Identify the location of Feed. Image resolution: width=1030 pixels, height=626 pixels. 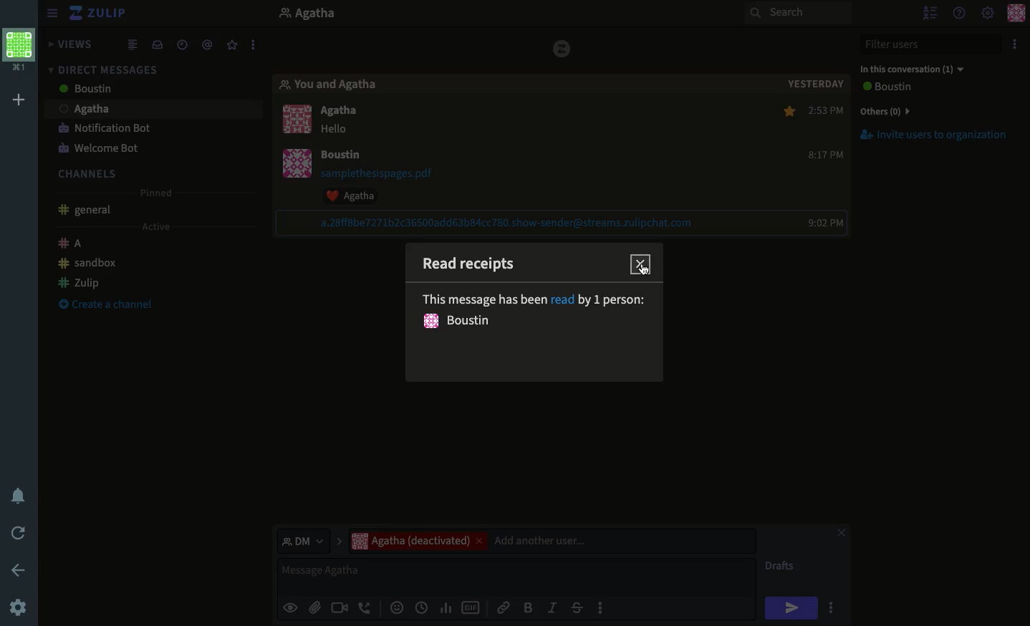
(135, 44).